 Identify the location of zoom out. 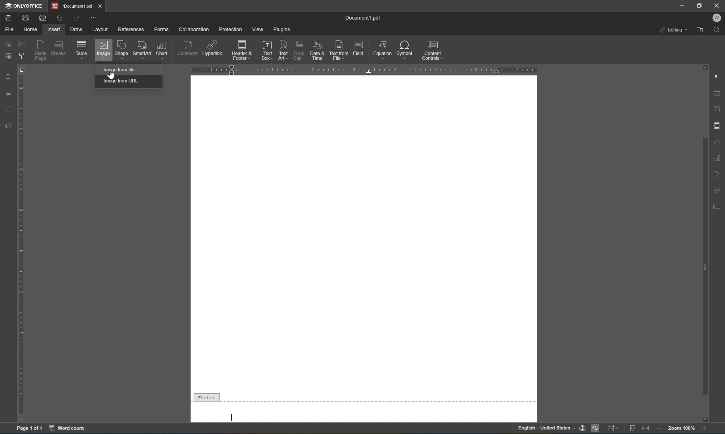
(658, 428).